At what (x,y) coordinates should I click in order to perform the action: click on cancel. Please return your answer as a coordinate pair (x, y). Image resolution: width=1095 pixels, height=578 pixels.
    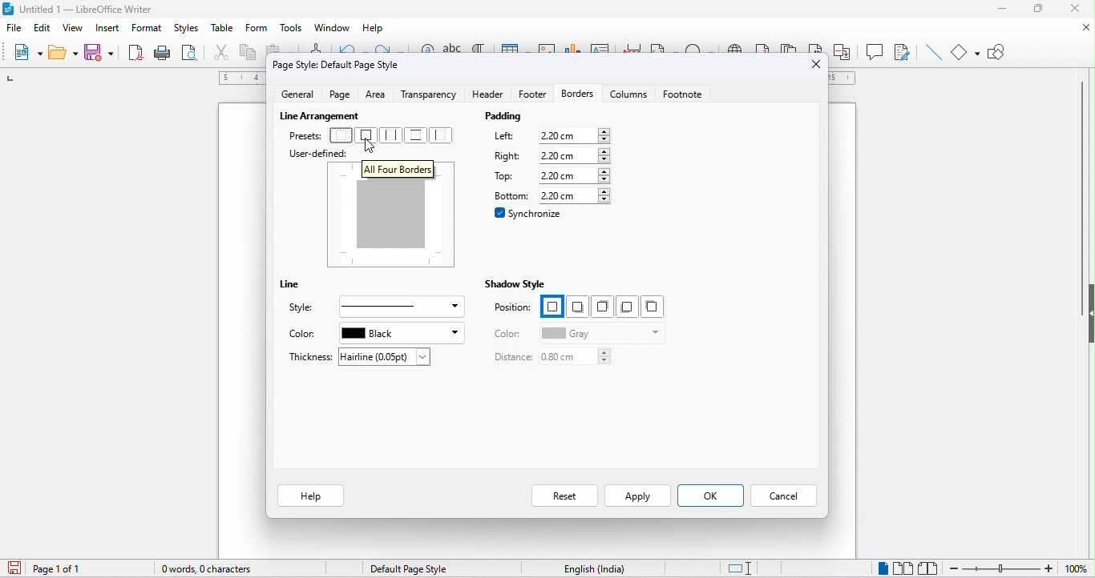
    Looking at the image, I should click on (786, 495).